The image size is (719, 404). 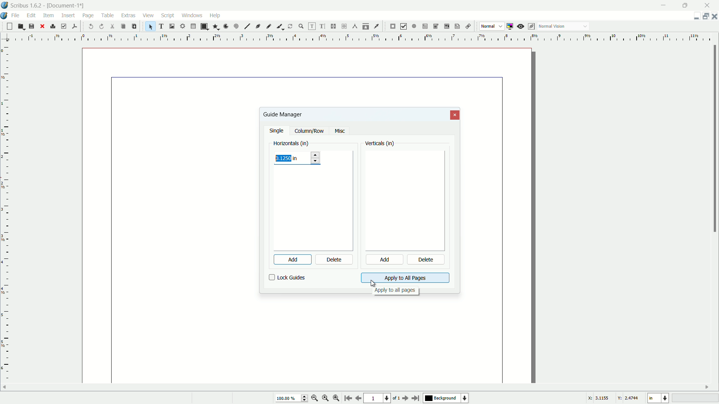 I want to click on scroll bar, so click(x=715, y=140).